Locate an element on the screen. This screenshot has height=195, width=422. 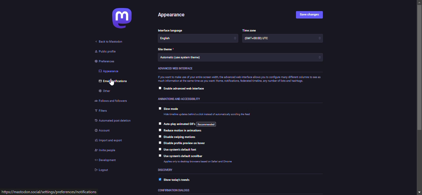
time zone is located at coordinates (282, 38).